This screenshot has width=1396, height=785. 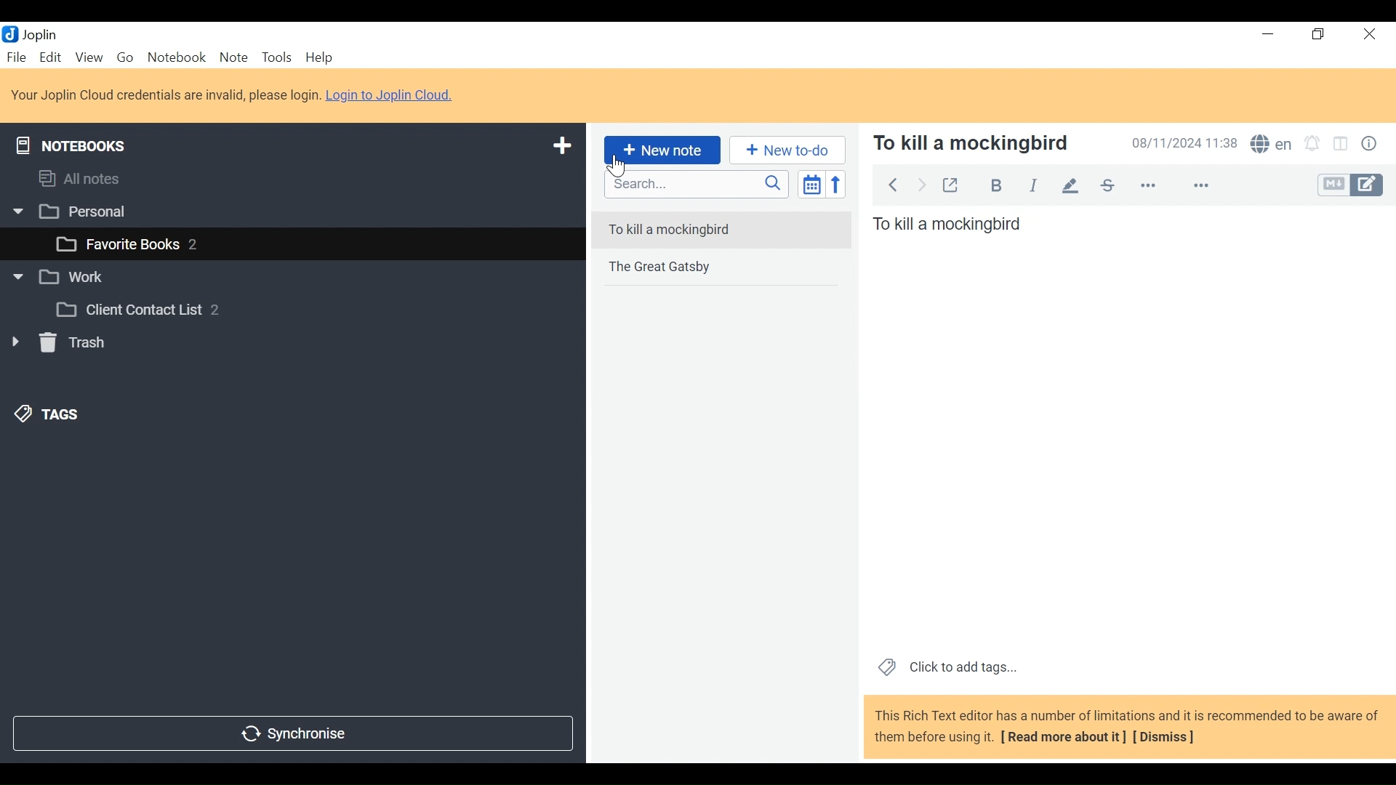 What do you see at coordinates (1181, 187) in the screenshot?
I see `more` at bounding box center [1181, 187].